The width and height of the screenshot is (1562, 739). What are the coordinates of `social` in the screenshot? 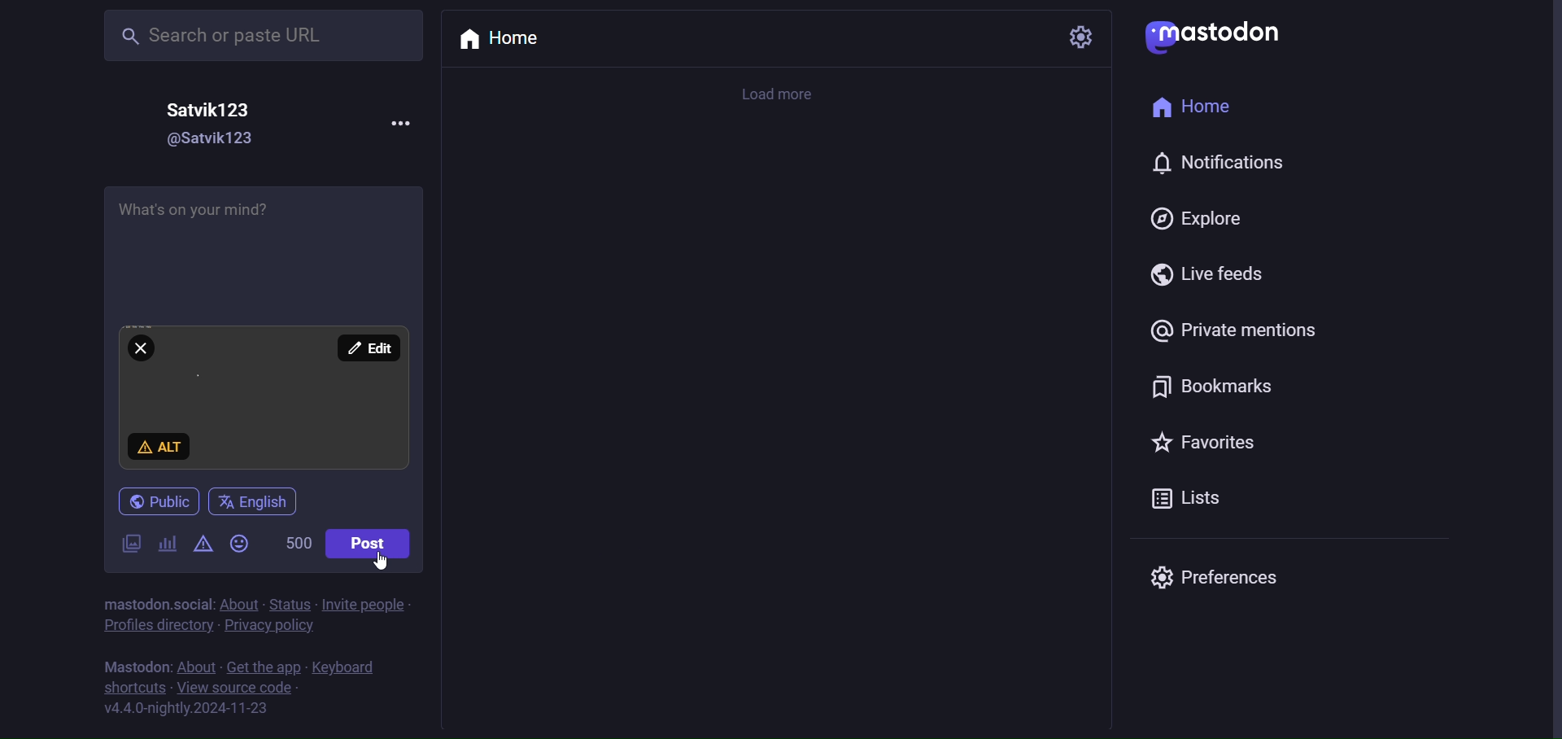 It's located at (192, 604).